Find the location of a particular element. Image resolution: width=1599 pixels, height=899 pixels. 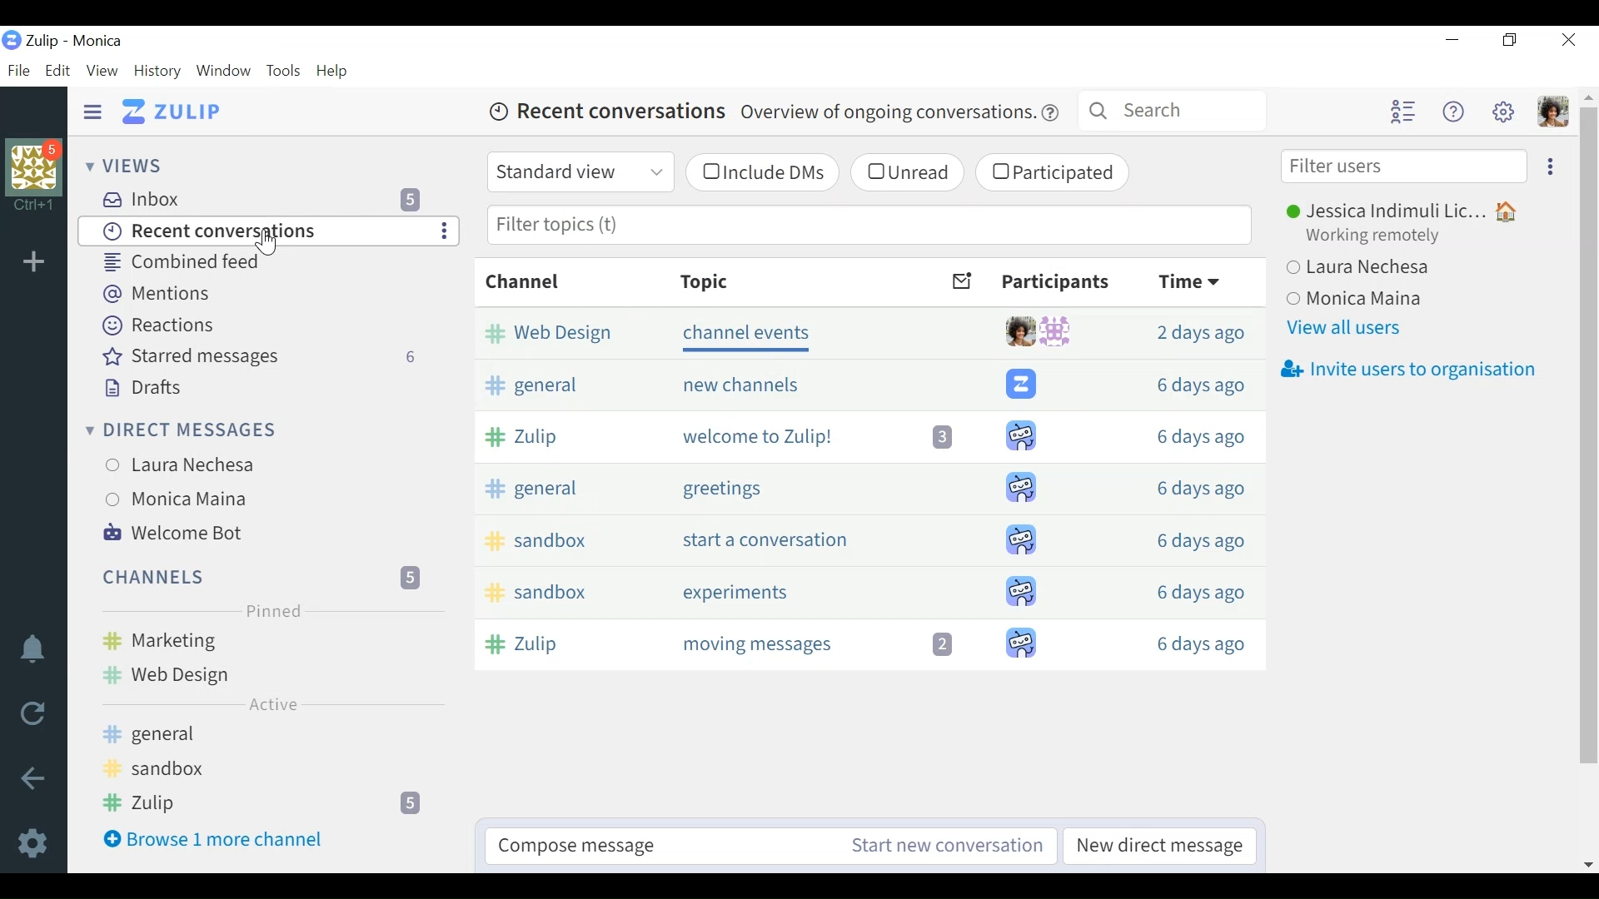

Standard view is located at coordinates (579, 171).